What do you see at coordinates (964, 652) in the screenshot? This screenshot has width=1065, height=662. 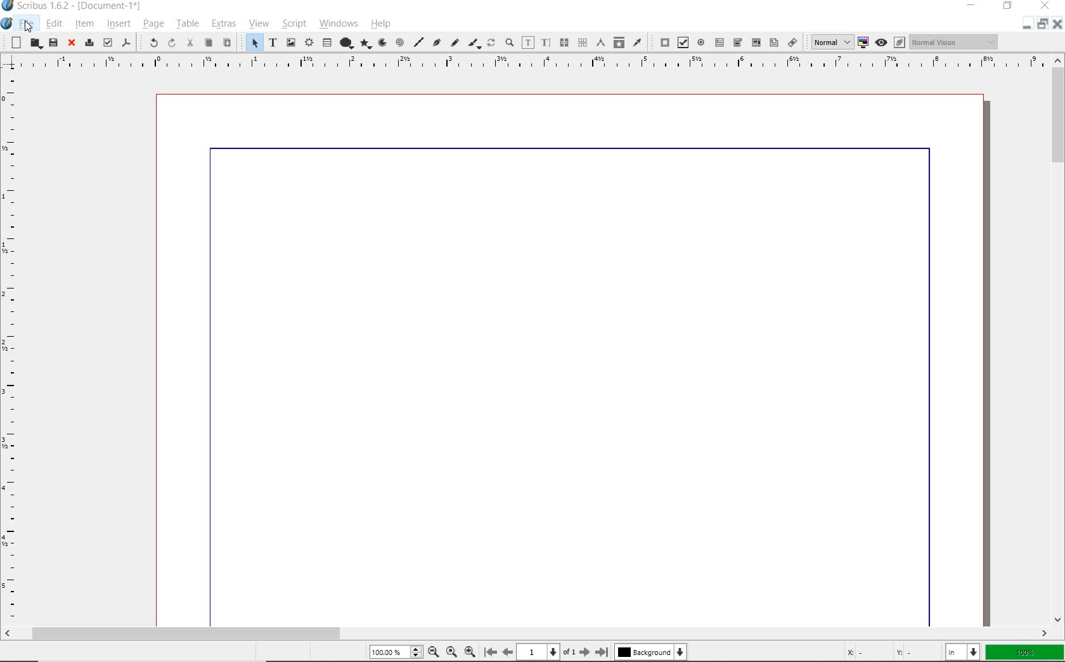 I see `select unit: in` at bounding box center [964, 652].